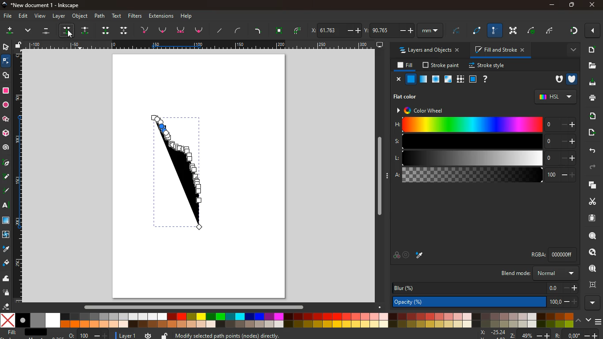 This screenshot has height=339, width=603. Describe the element at coordinates (411, 79) in the screenshot. I see `normal` at that location.